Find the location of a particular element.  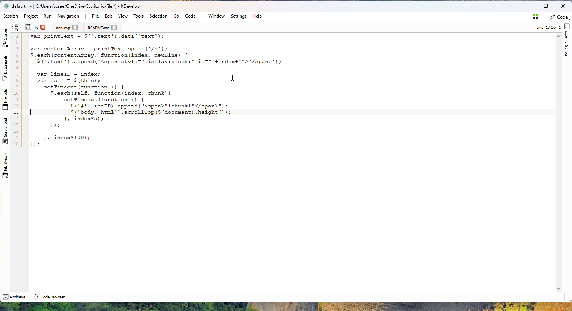

 is located at coordinates (176, 16).